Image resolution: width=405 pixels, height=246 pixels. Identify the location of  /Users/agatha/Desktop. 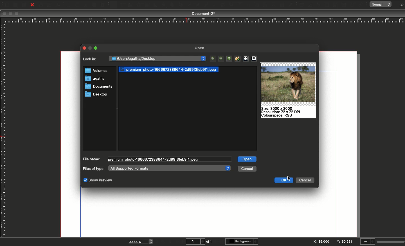
(158, 58).